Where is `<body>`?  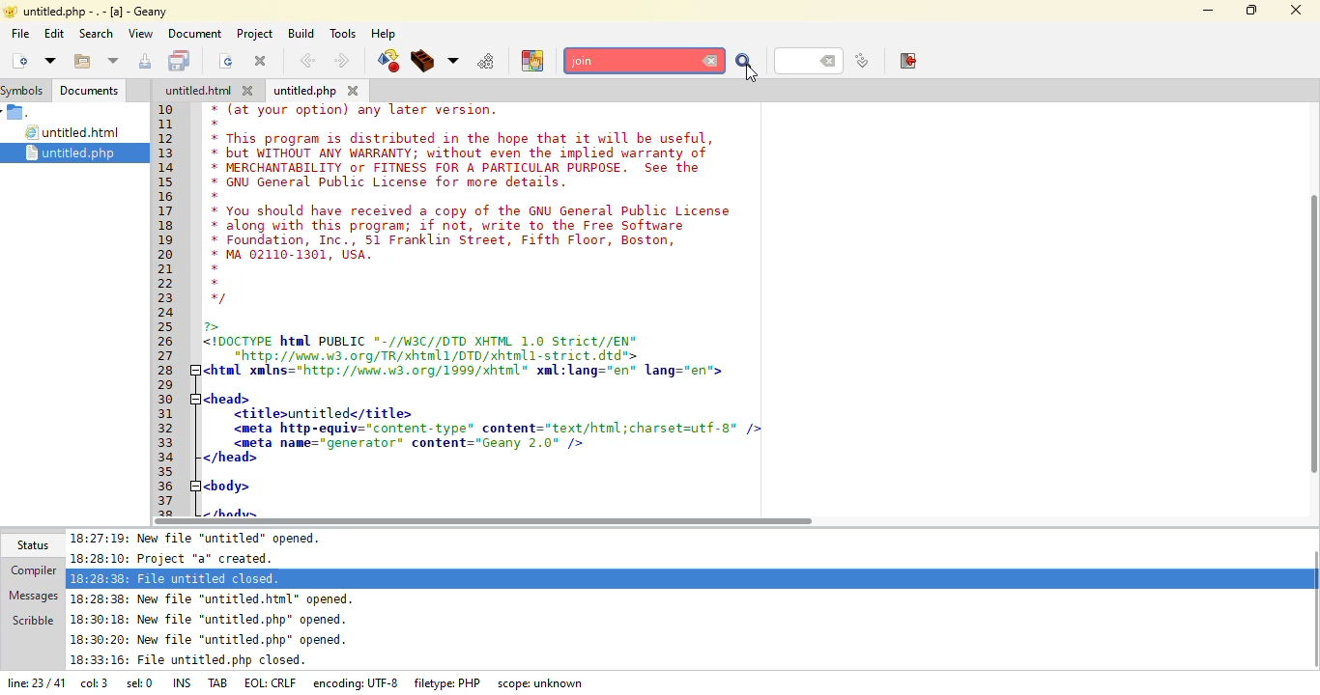 <body> is located at coordinates (228, 485).